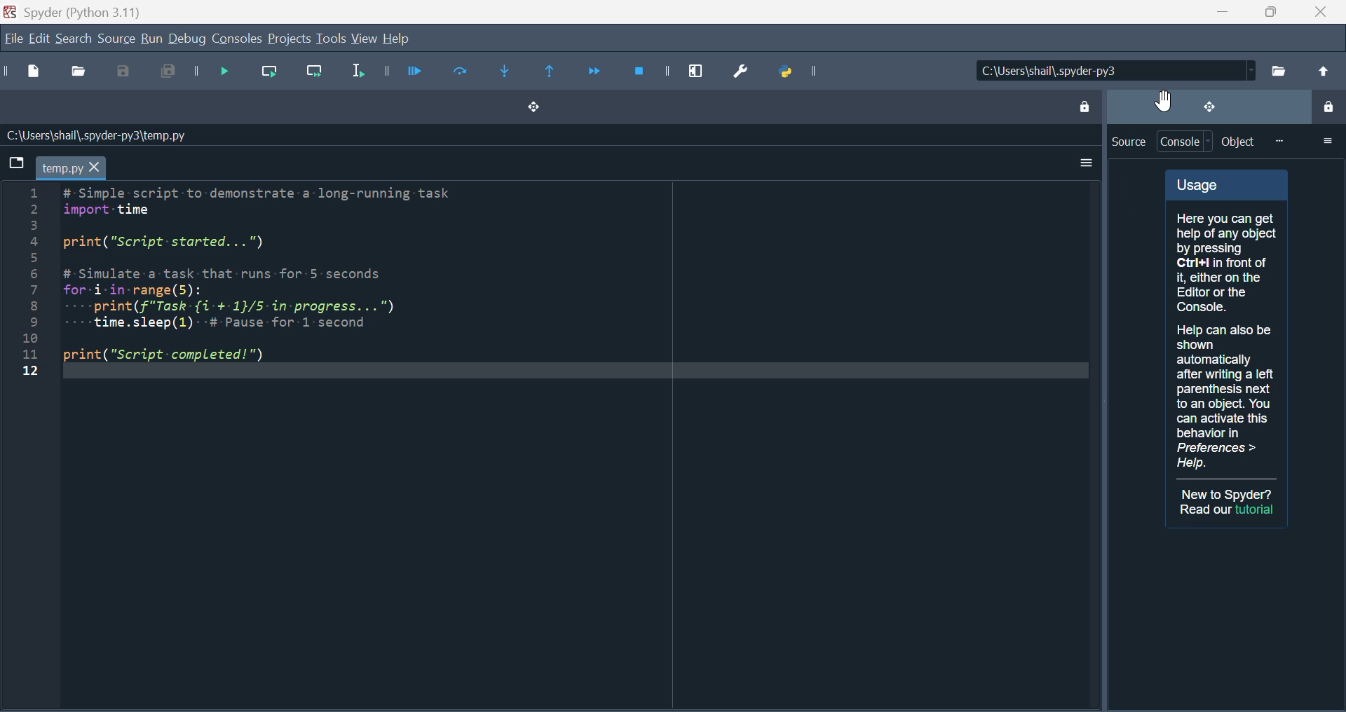 The width and height of the screenshot is (1346, 712). I want to click on lock, so click(1083, 104).